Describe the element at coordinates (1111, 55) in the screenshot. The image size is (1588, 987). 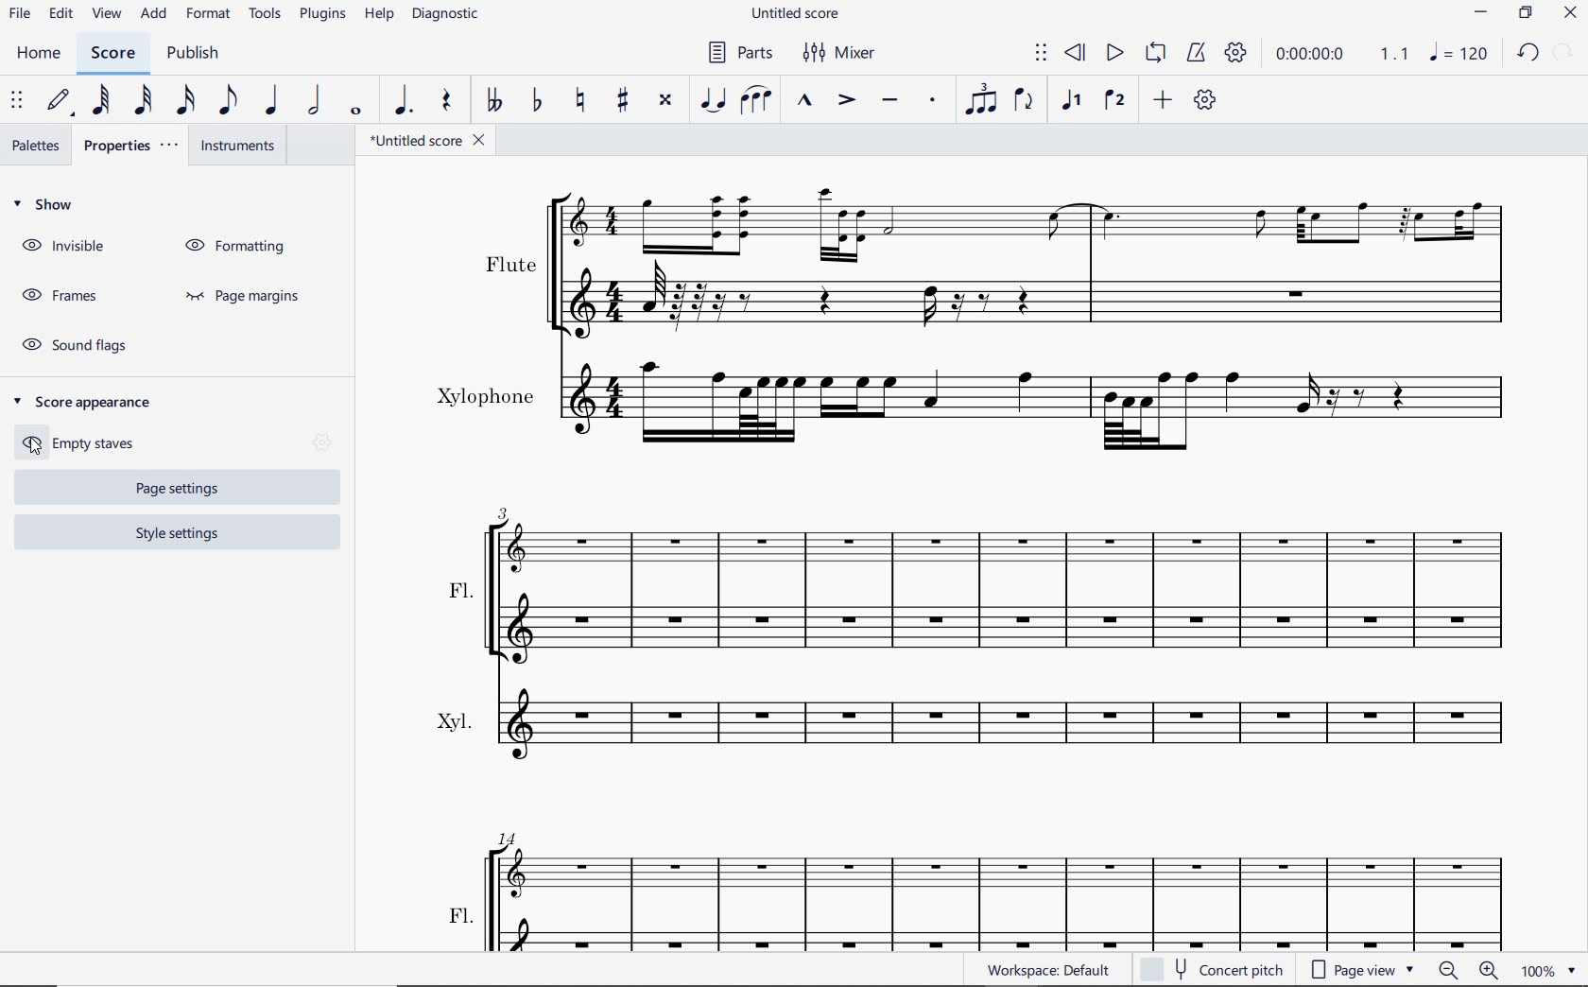
I see `PLAY` at that location.